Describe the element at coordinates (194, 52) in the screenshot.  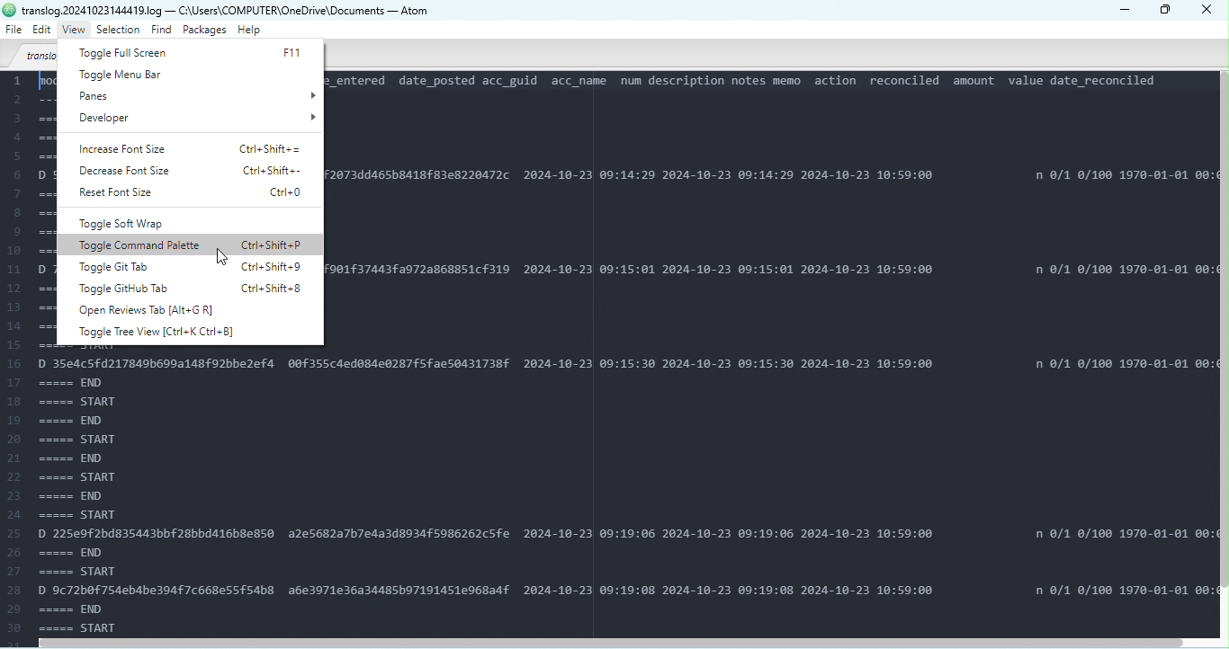
I see `Toggle full screen` at that location.